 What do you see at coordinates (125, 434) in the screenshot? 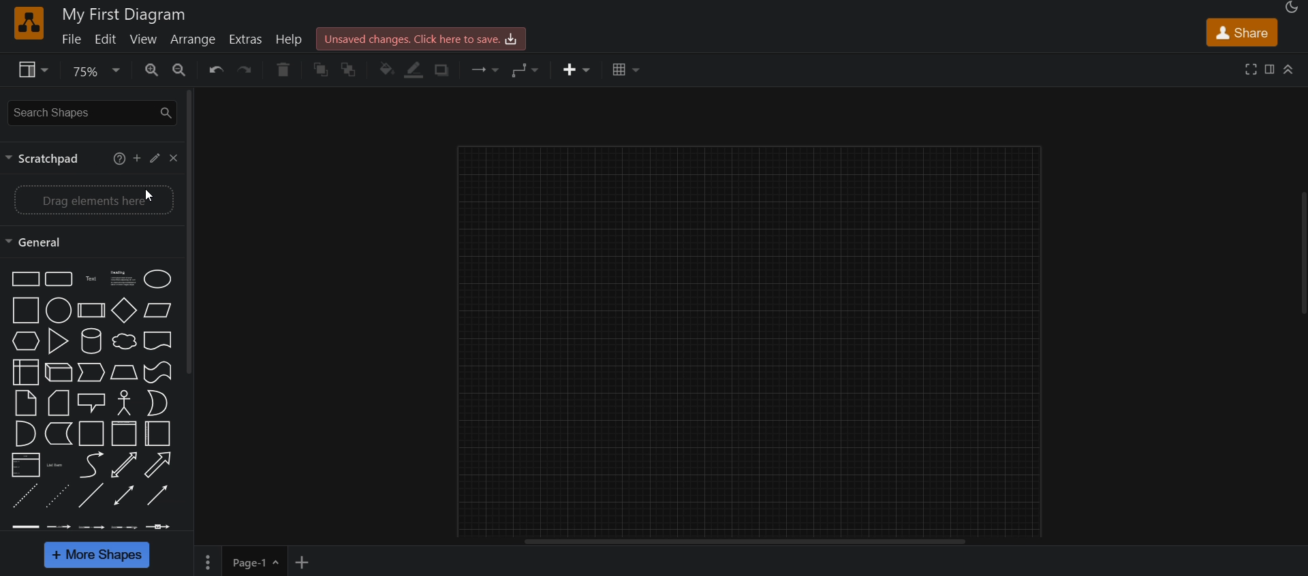
I see `fit page width` at bounding box center [125, 434].